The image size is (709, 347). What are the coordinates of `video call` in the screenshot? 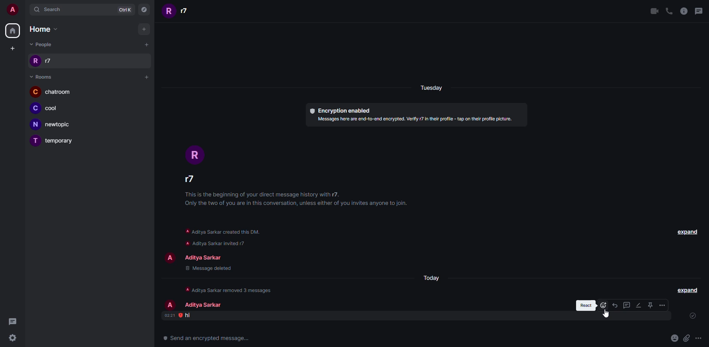 It's located at (654, 11).